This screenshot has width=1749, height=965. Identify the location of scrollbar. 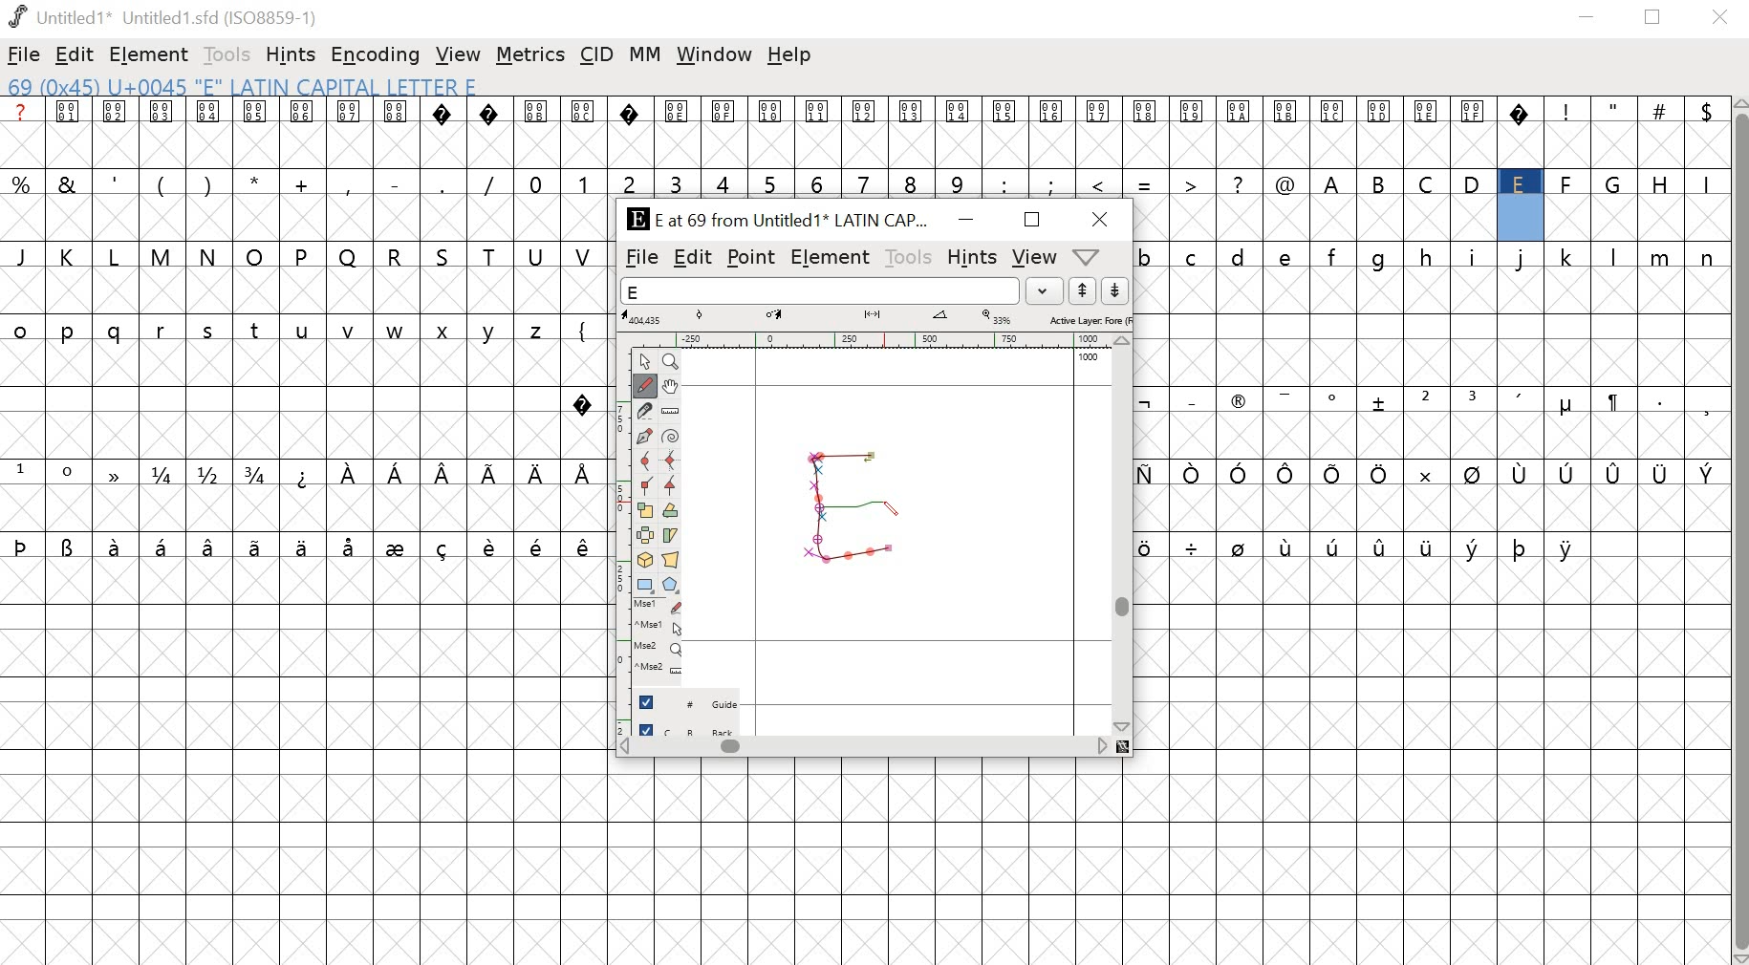
(1738, 530).